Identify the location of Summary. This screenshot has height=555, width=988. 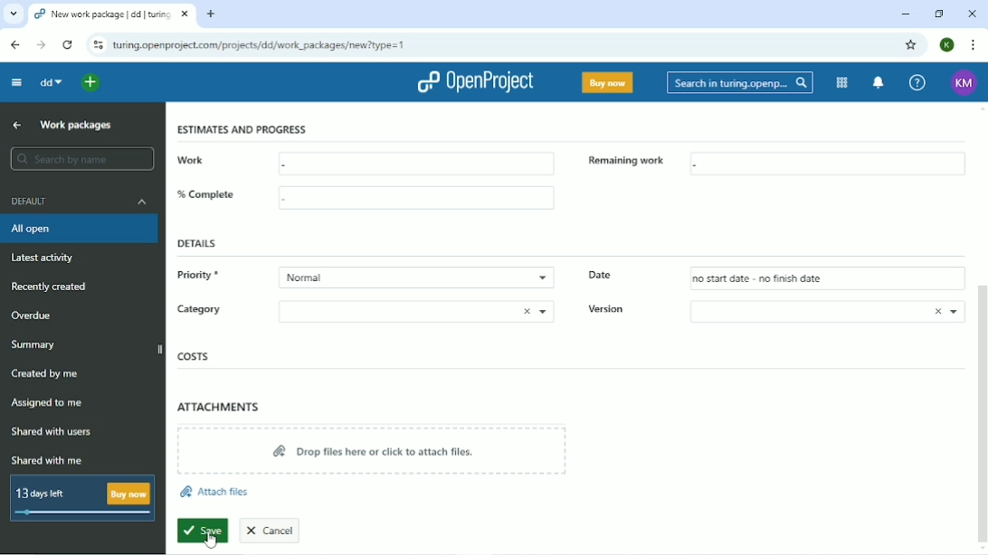
(33, 345).